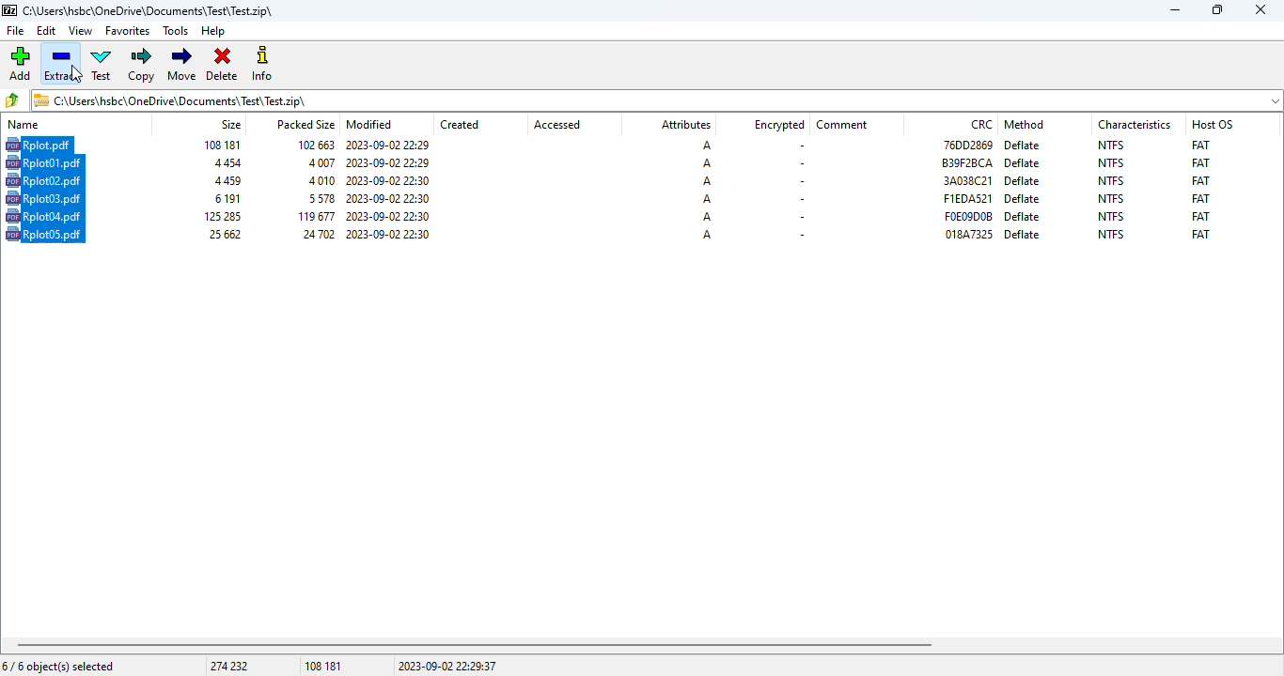 The height and width of the screenshot is (676, 1284). Describe the element at coordinates (388, 233) in the screenshot. I see `modified date & time` at that location.